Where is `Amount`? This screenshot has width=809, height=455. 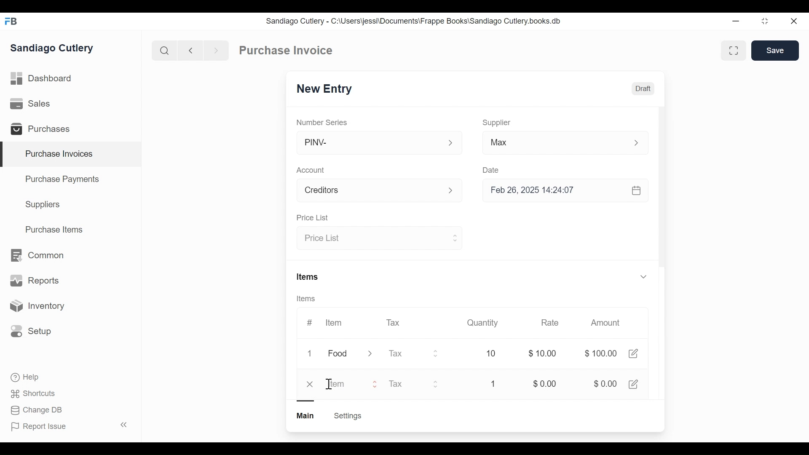 Amount is located at coordinates (607, 323).